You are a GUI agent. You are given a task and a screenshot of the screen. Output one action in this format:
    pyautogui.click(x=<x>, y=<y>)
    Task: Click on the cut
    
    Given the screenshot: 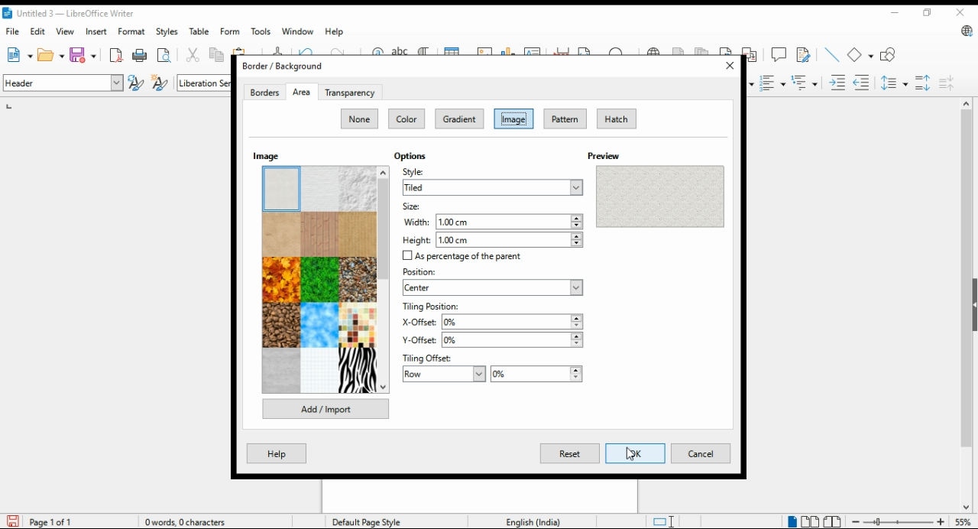 What is the action you would take?
    pyautogui.click(x=194, y=55)
    